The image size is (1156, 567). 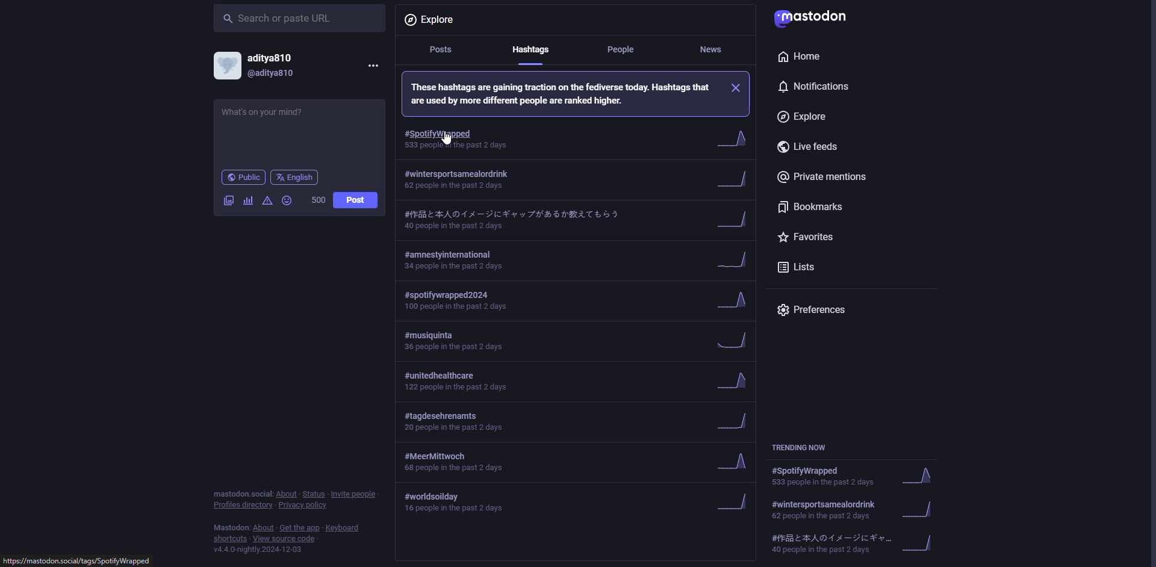 I want to click on trend, so click(x=727, y=382).